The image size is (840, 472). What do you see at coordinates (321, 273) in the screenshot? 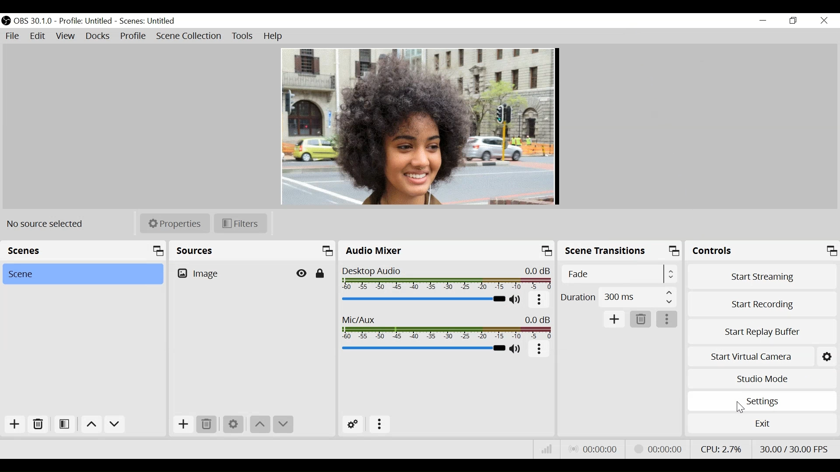
I see `(un)lock` at bounding box center [321, 273].